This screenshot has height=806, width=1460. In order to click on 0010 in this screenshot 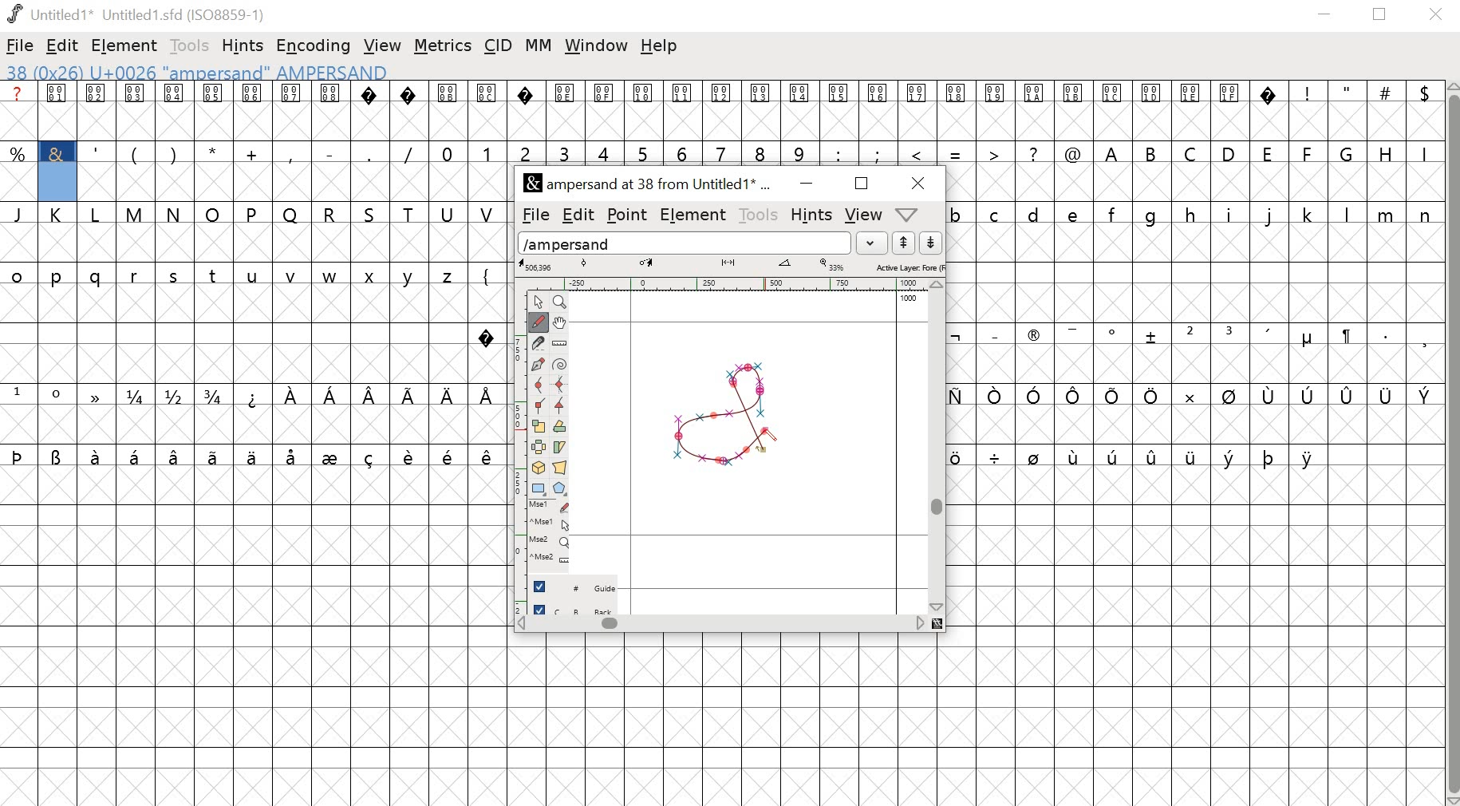, I will do `click(645, 109)`.